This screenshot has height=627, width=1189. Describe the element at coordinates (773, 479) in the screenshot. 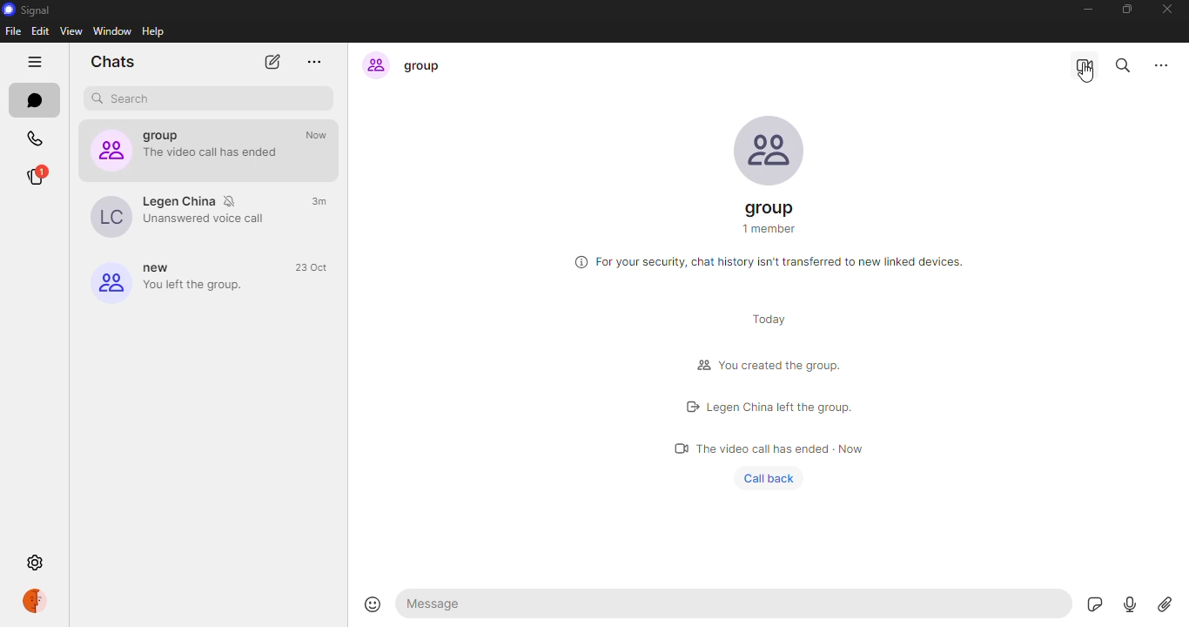

I see `call back` at that location.